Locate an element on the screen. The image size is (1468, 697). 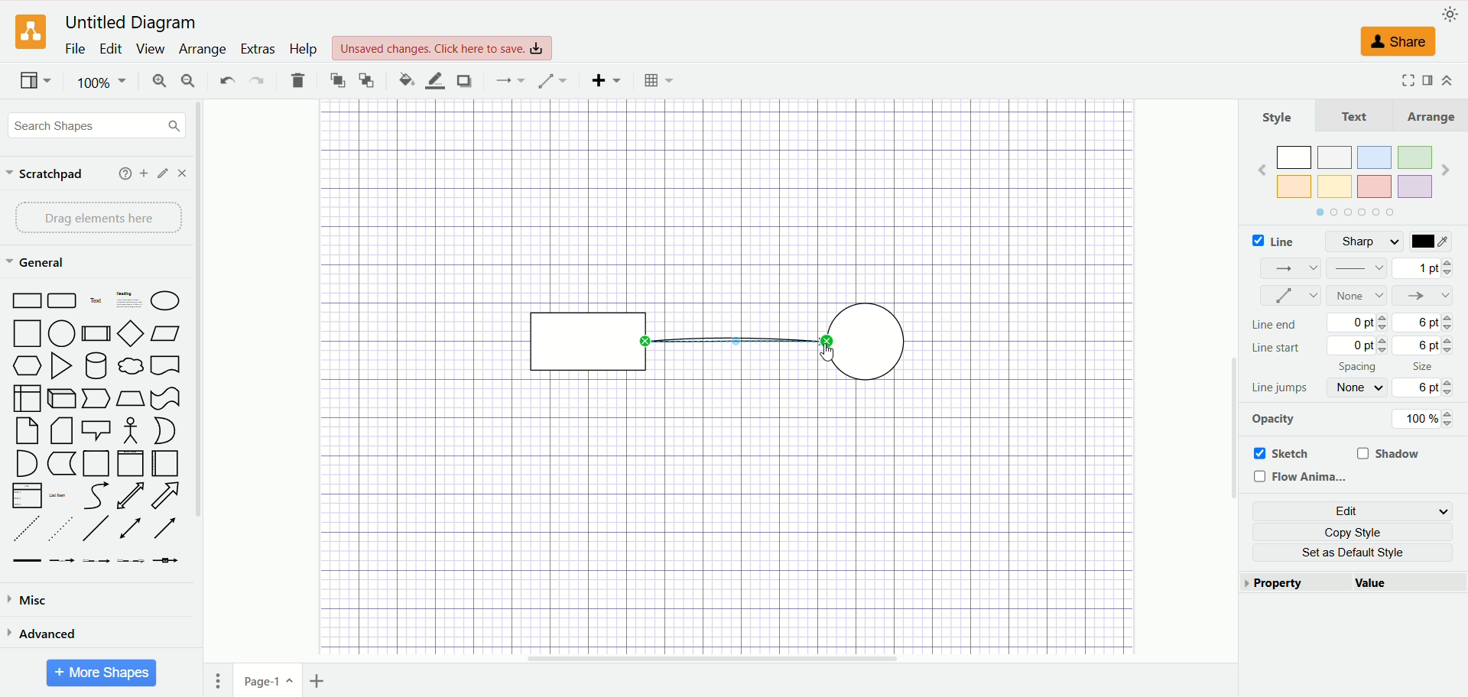
List Item is located at coordinates (60, 496).